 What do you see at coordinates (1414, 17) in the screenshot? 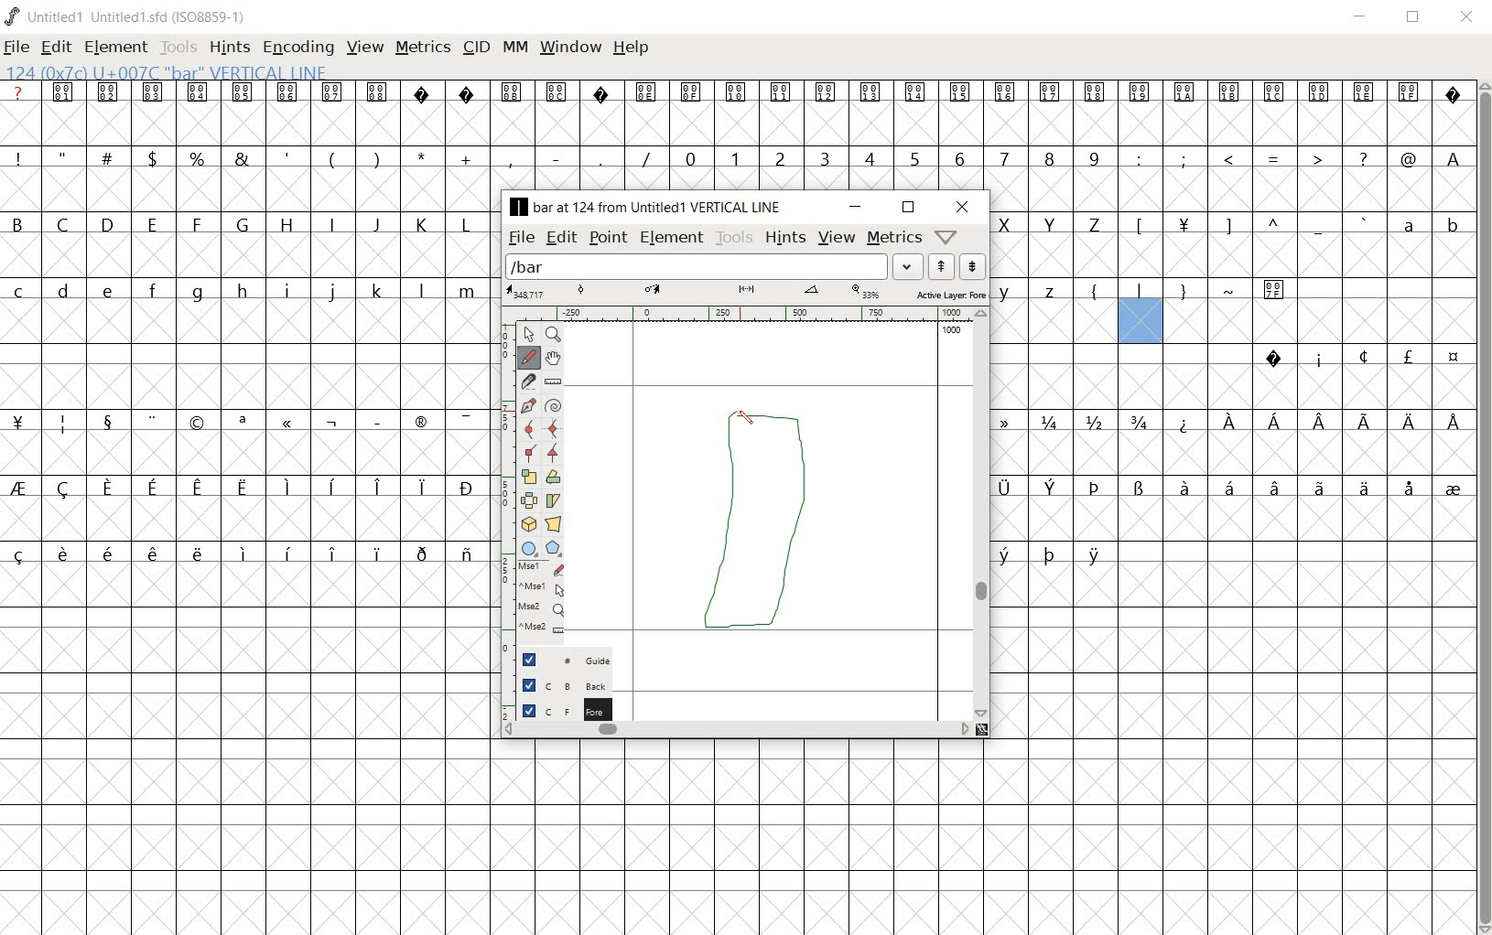
I see `restore down` at bounding box center [1414, 17].